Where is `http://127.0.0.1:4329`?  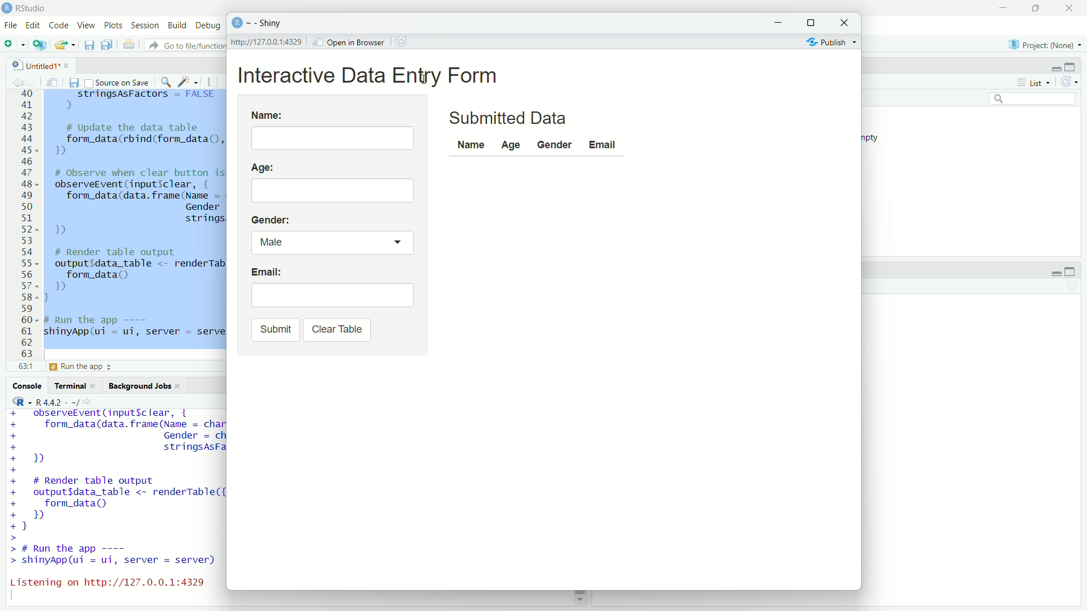 http://127.0.0.1:4329 is located at coordinates (269, 42).